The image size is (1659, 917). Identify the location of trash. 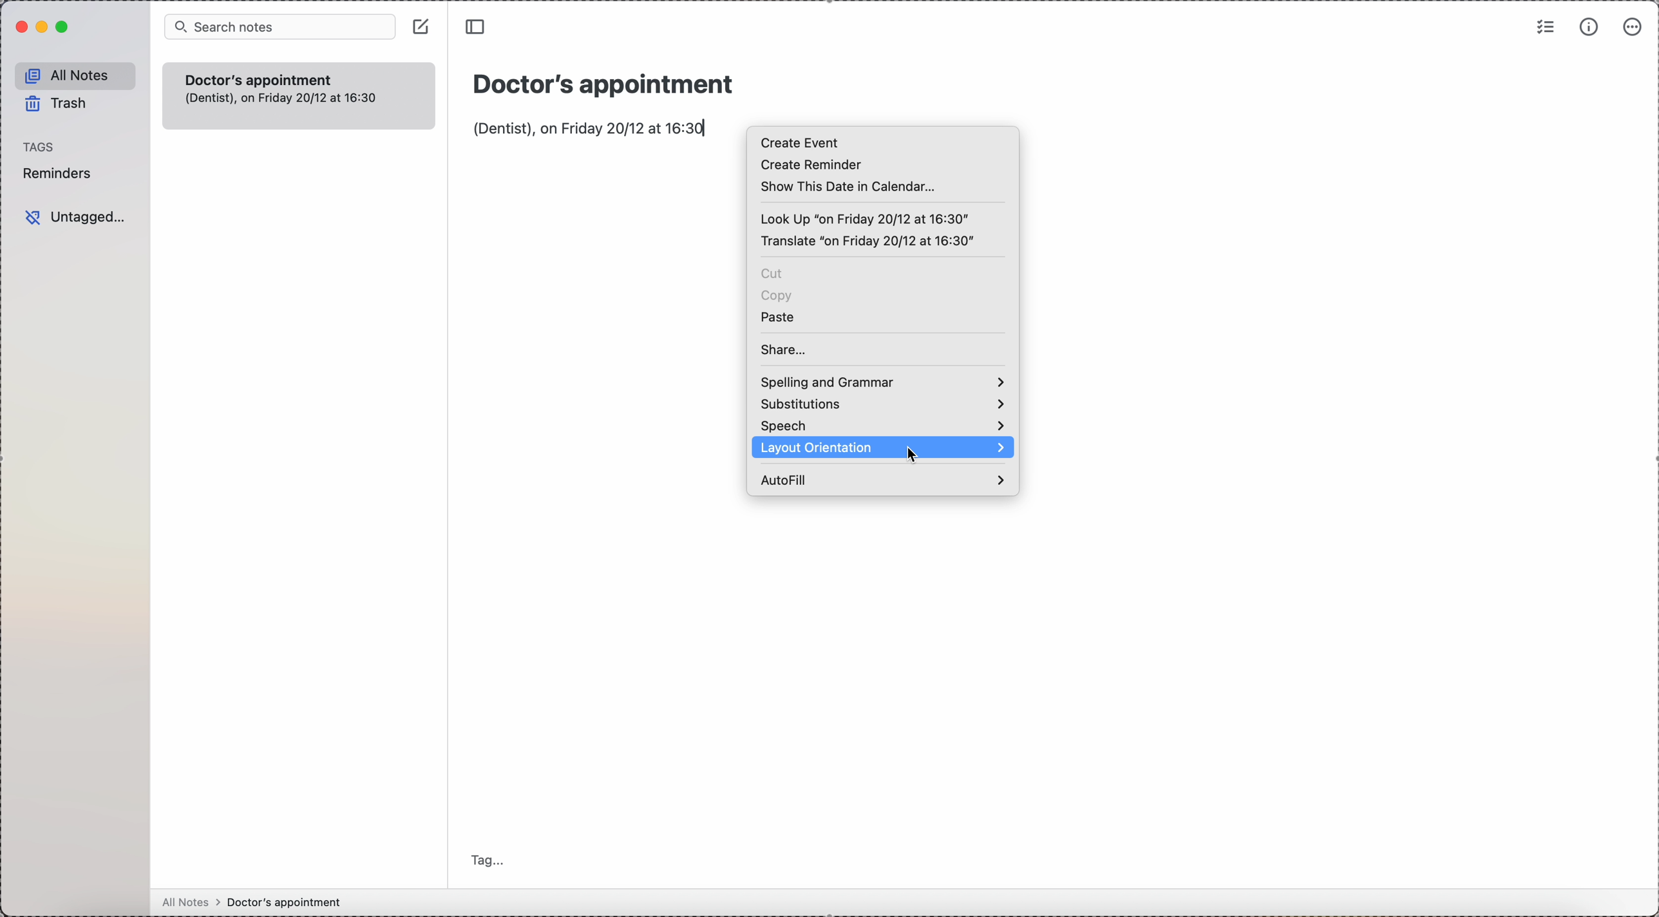
(55, 104).